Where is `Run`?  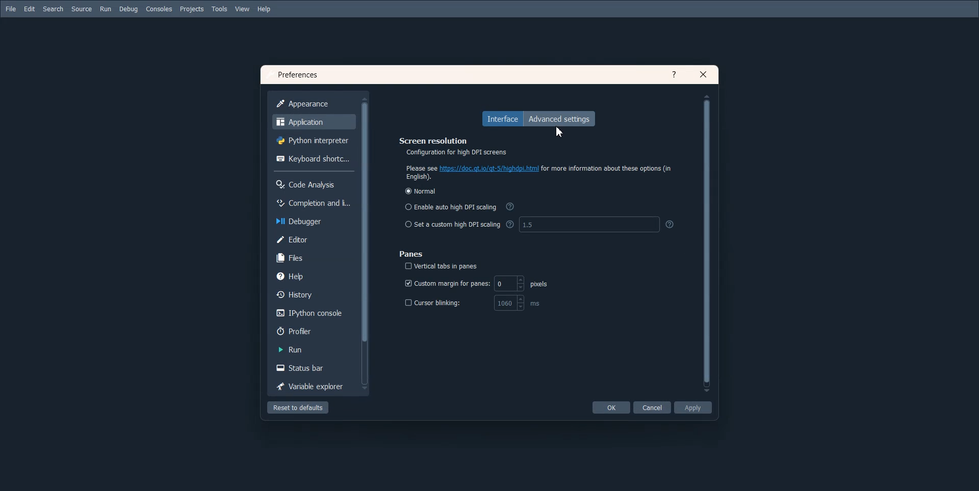 Run is located at coordinates (106, 9).